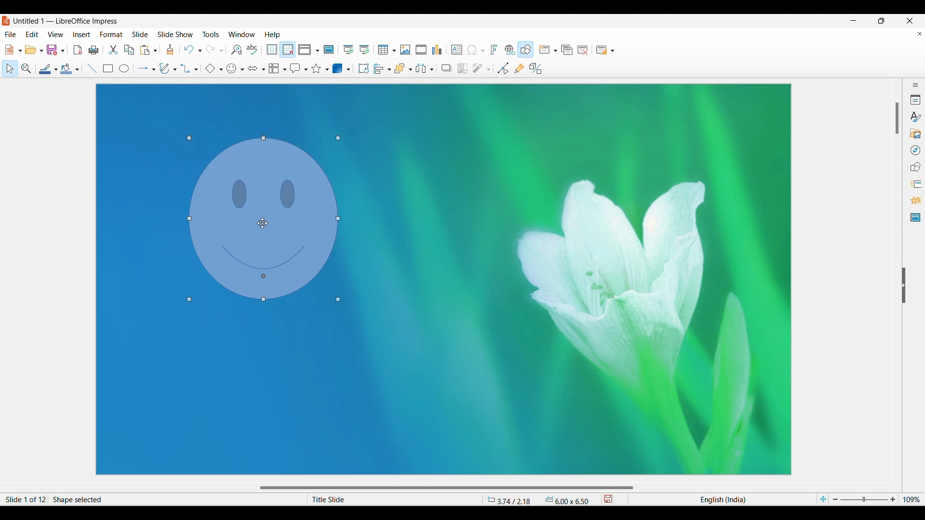  I want to click on View, so click(55, 34).